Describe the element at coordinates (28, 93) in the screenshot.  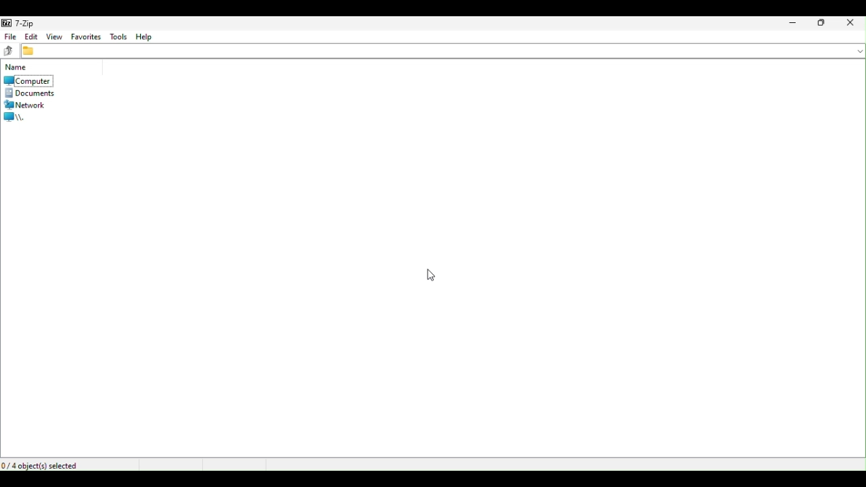
I see `Documents` at that location.